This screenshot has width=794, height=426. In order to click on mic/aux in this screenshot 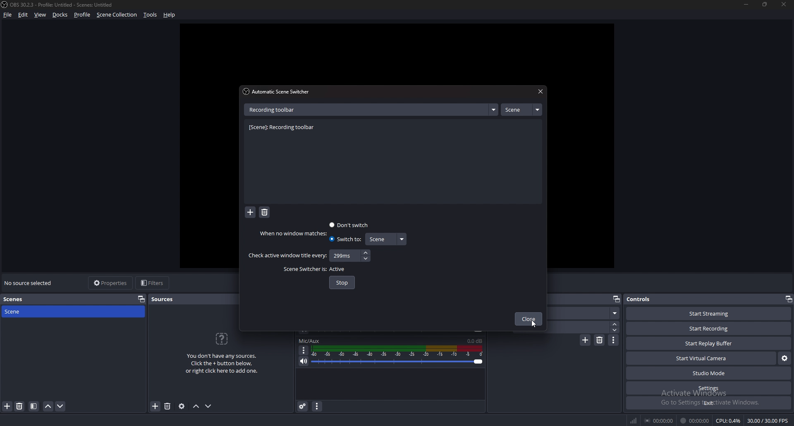, I will do `click(309, 341)`.